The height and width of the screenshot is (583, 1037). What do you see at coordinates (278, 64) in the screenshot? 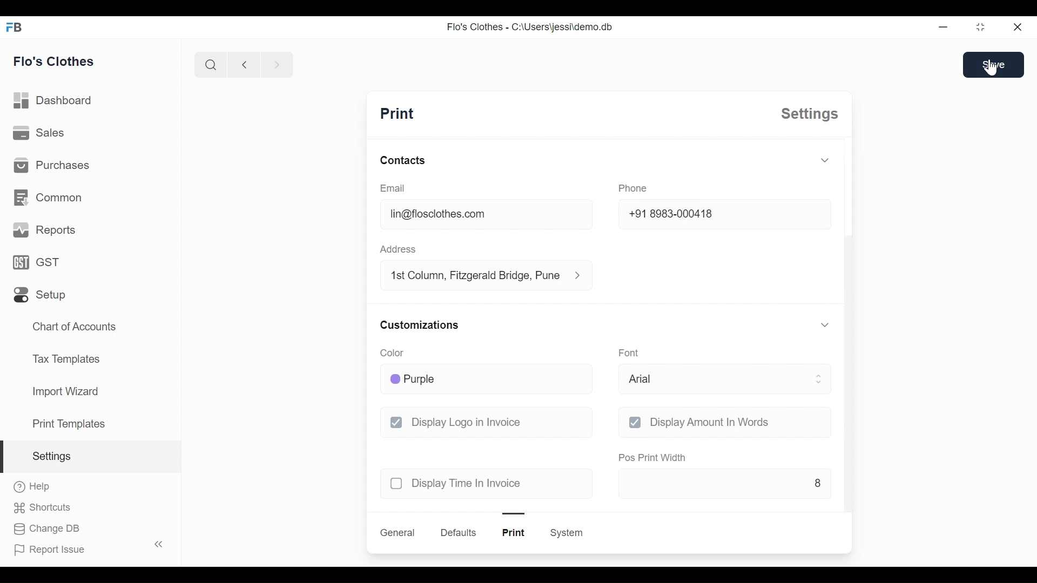
I see `next` at bounding box center [278, 64].